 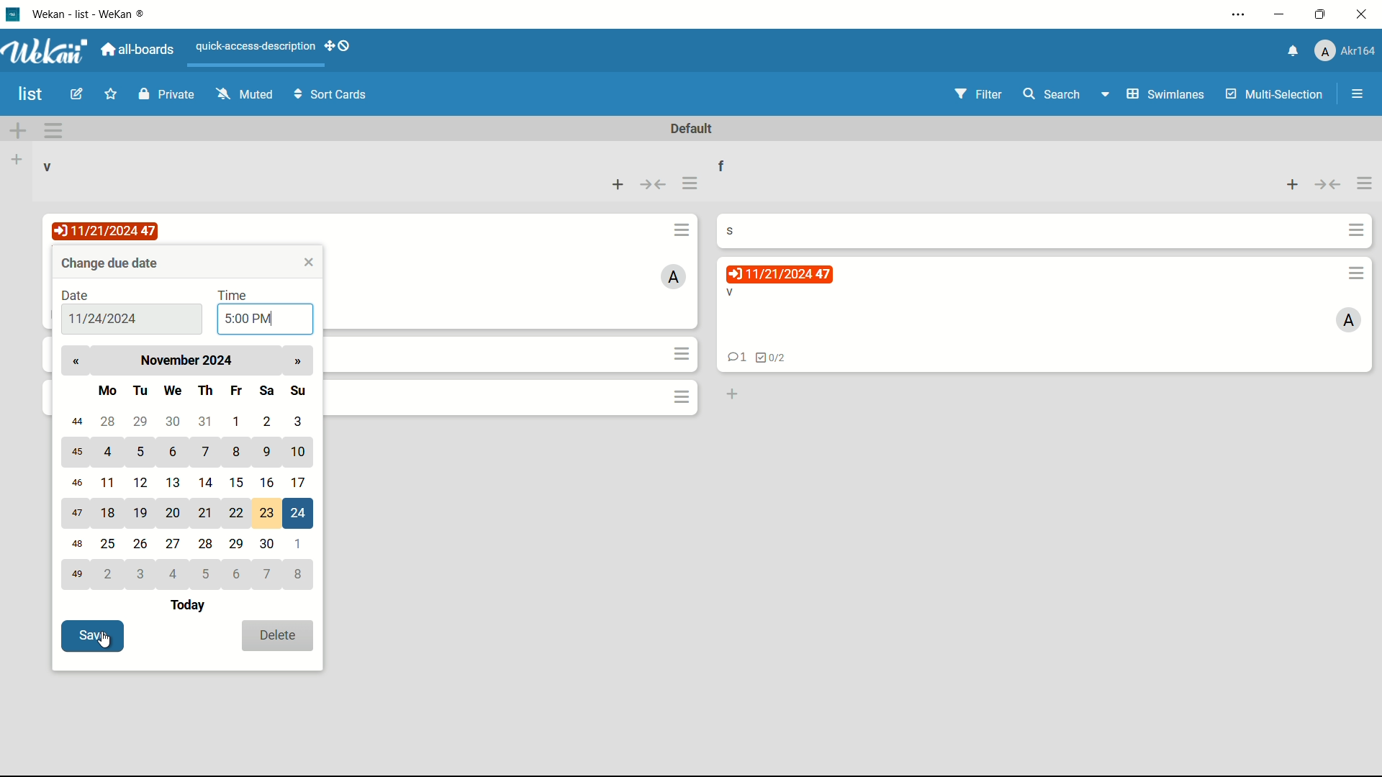 I want to click on add swimlane, so click(x=19, y=129).